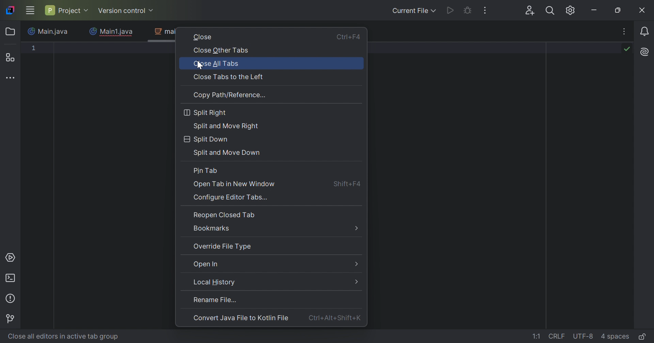 The width and height of the screenshot is (654, 343). Describe the element at coordinates (234, 184) in the screenshot. I see `Open tab in New Window` at that location.